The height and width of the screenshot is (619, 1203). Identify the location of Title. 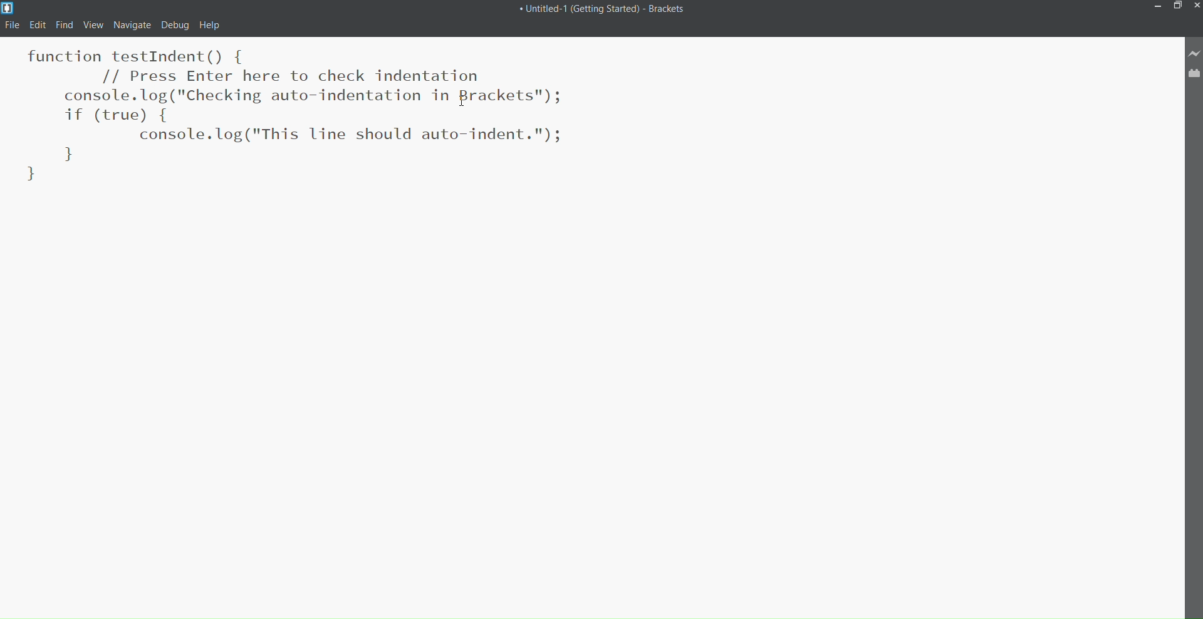
(606, 11).